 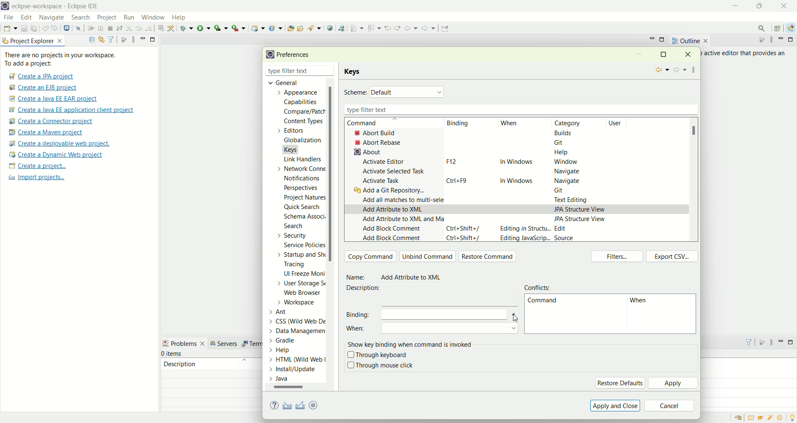 I want to click on minimize, so click(x=781, y=341).